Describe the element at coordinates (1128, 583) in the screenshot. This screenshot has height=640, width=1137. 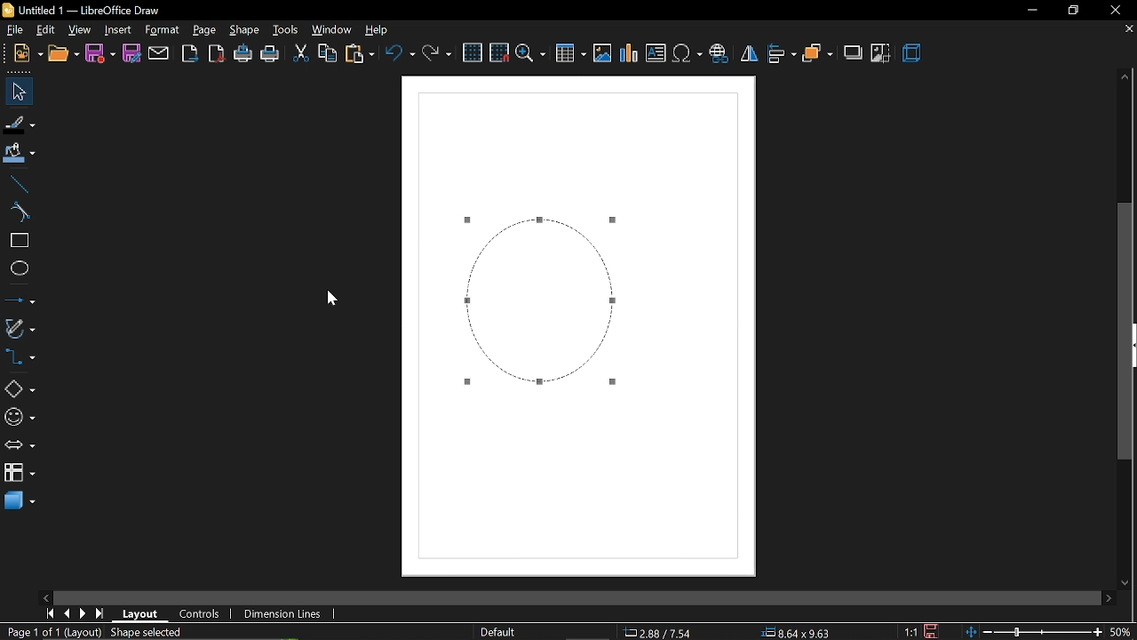
I see `move down` at that location.